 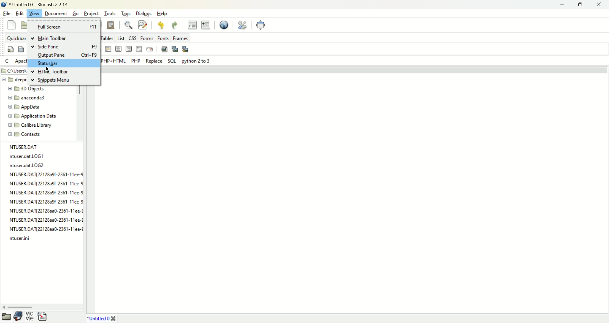 What do you see at coordinates (59, 72) in the screenshot?
I see `HTML toolbar` at bounding box center [59, 72].